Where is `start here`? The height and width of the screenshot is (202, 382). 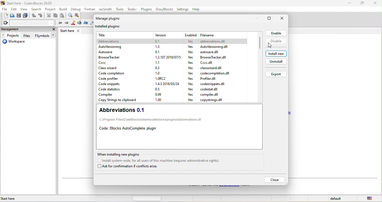
start here is located at coordinates (35, 198).